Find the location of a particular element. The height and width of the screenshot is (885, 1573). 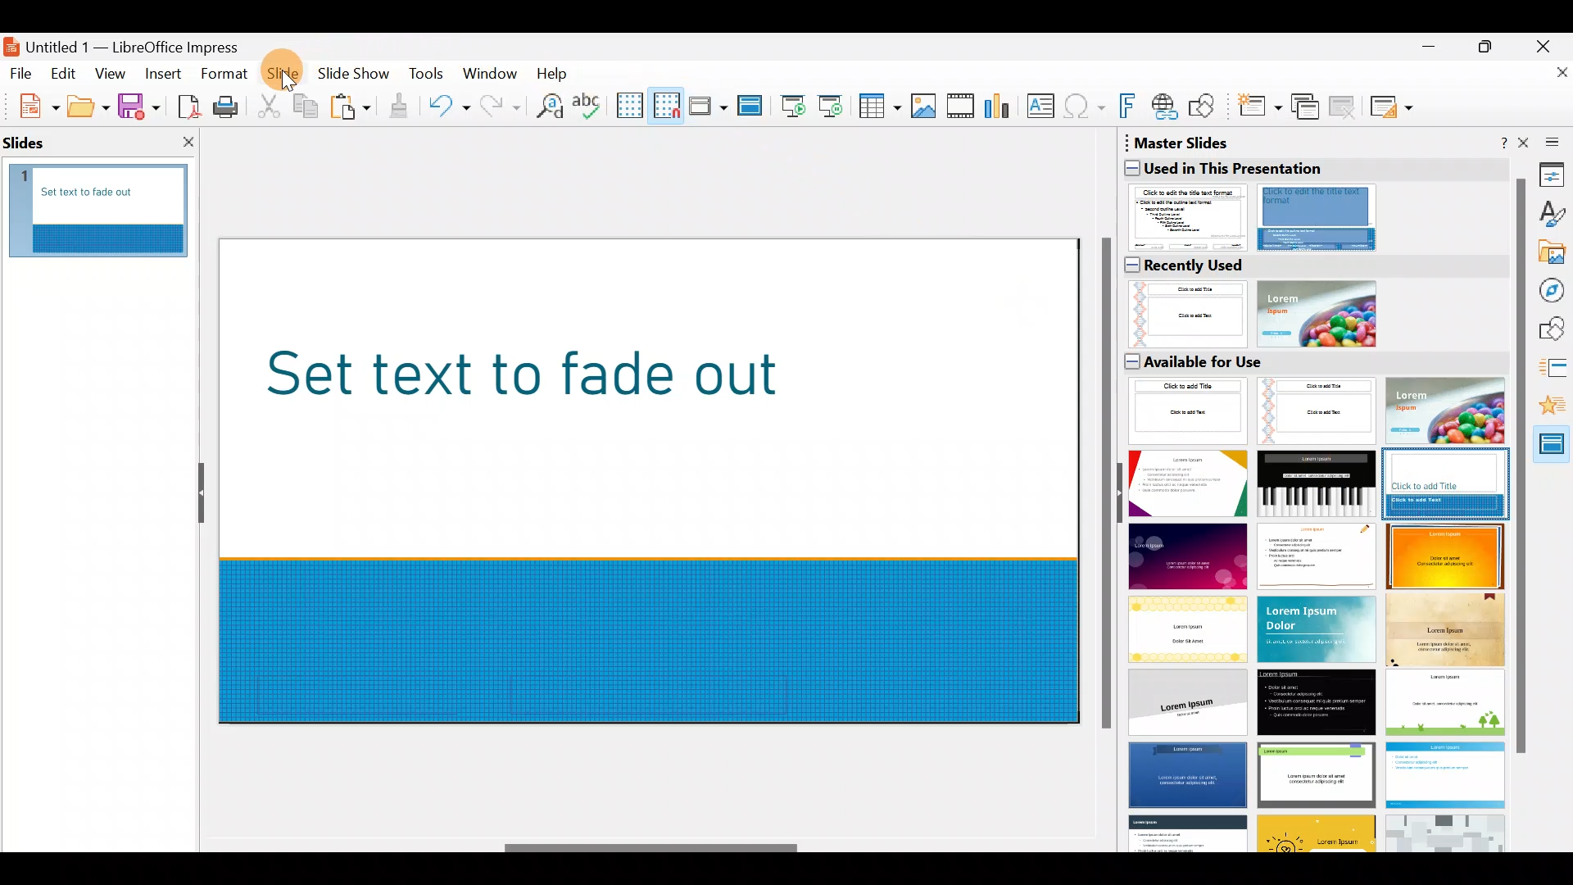

Scroll bar is located at coordinates (1103, 485).